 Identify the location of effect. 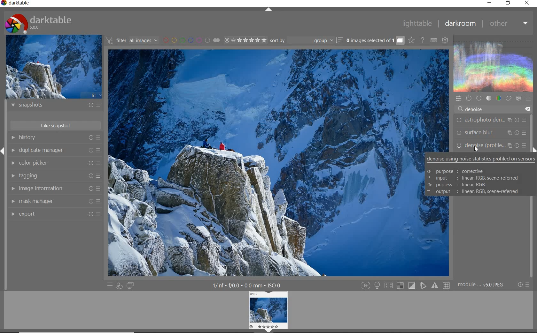
(518, 98).